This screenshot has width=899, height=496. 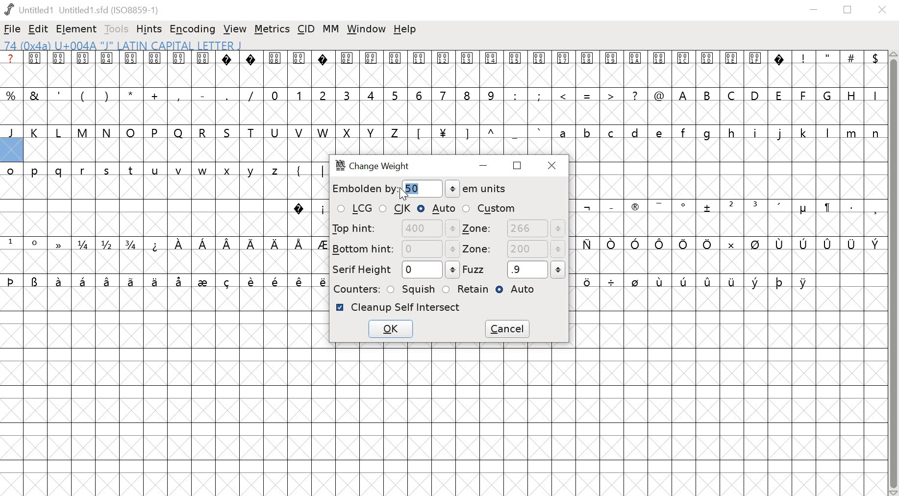 I want to click on help, so click(x=405, y=29).